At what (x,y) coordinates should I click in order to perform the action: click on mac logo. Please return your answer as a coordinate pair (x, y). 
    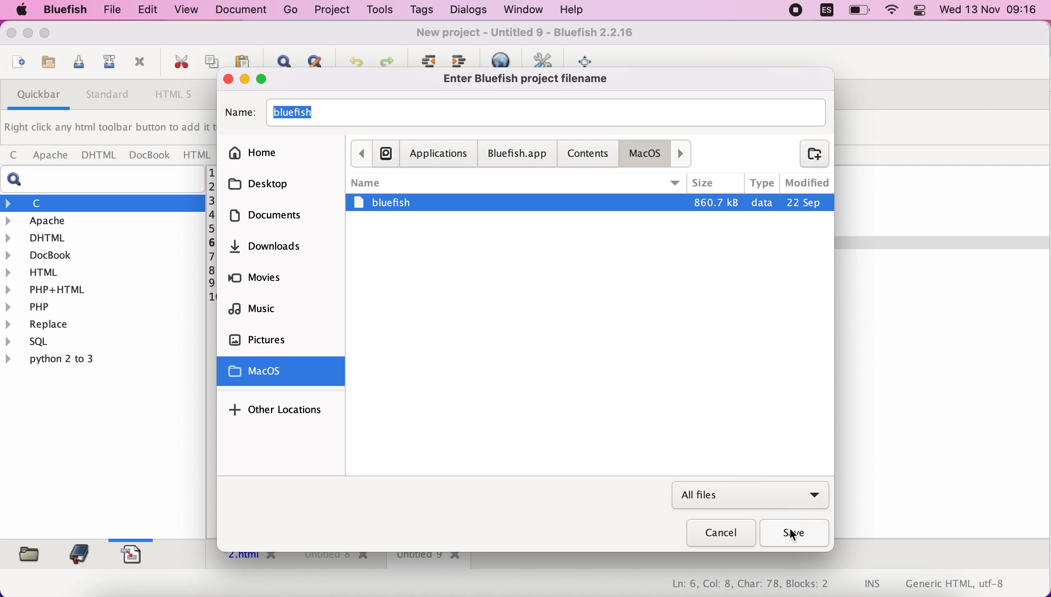
    Looking at the image, I should click on (20, 11).